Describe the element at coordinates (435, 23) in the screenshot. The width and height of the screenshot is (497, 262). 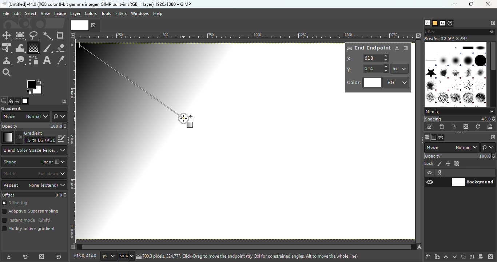
I see `Open the patterns dialog` at that location.